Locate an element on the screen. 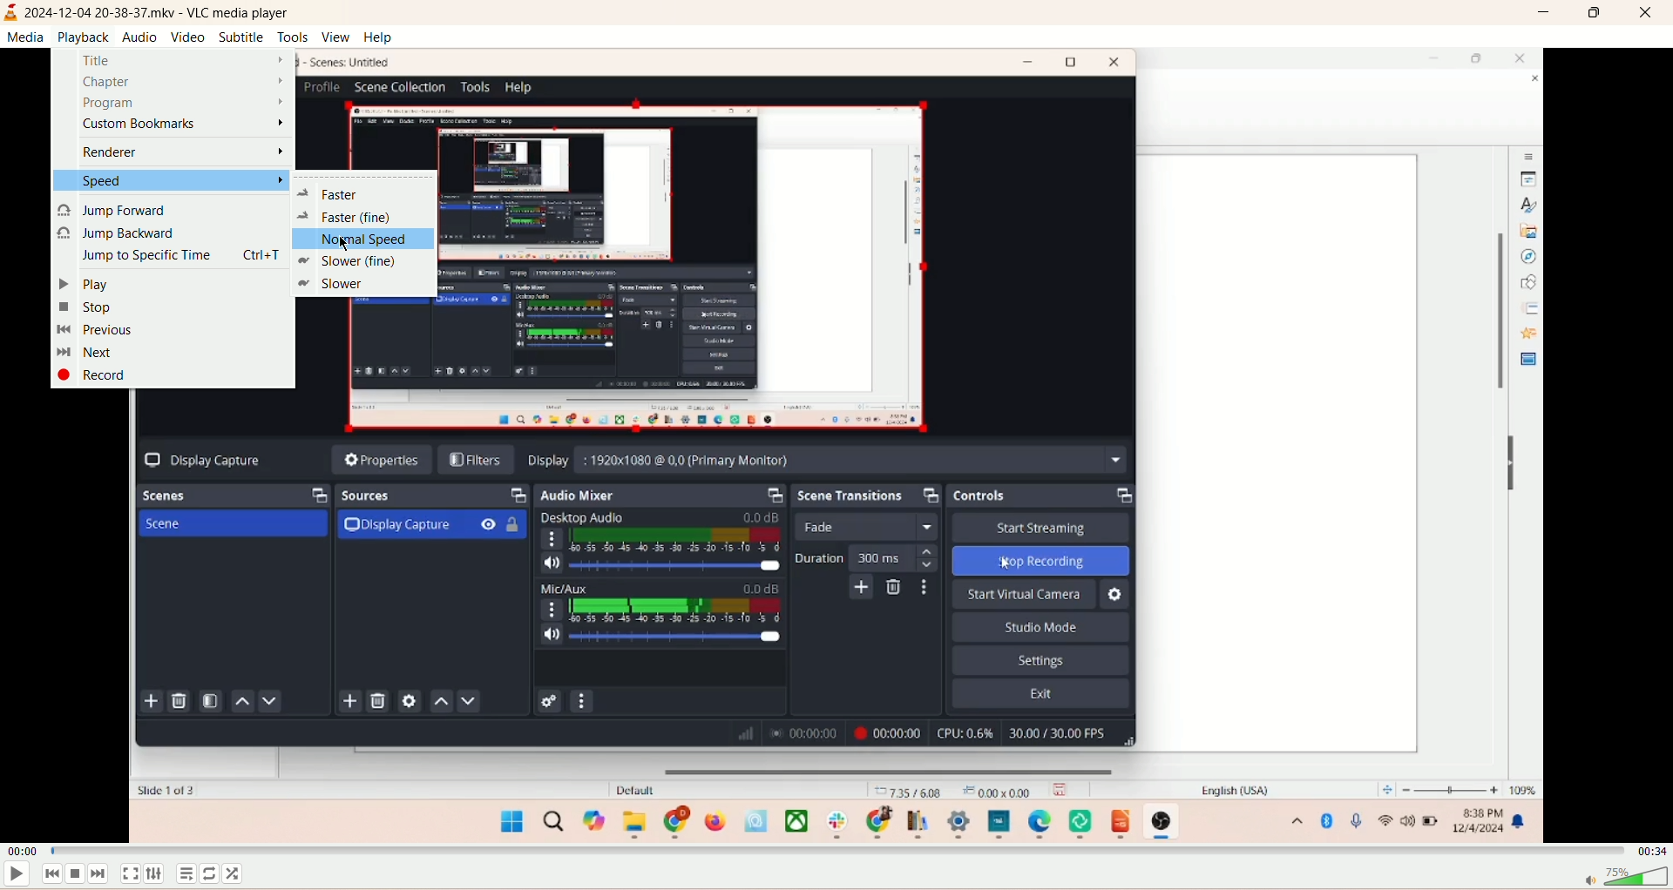  audio is located at coordinates (139, 36).